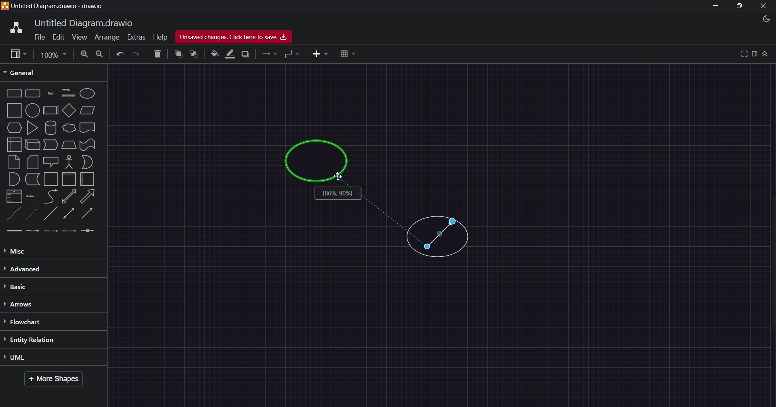 The width and height of the screenshot is (776, 407). Describe the element at coordinates (84, 54) in the screenshot. I see `Zoom In` at that location.